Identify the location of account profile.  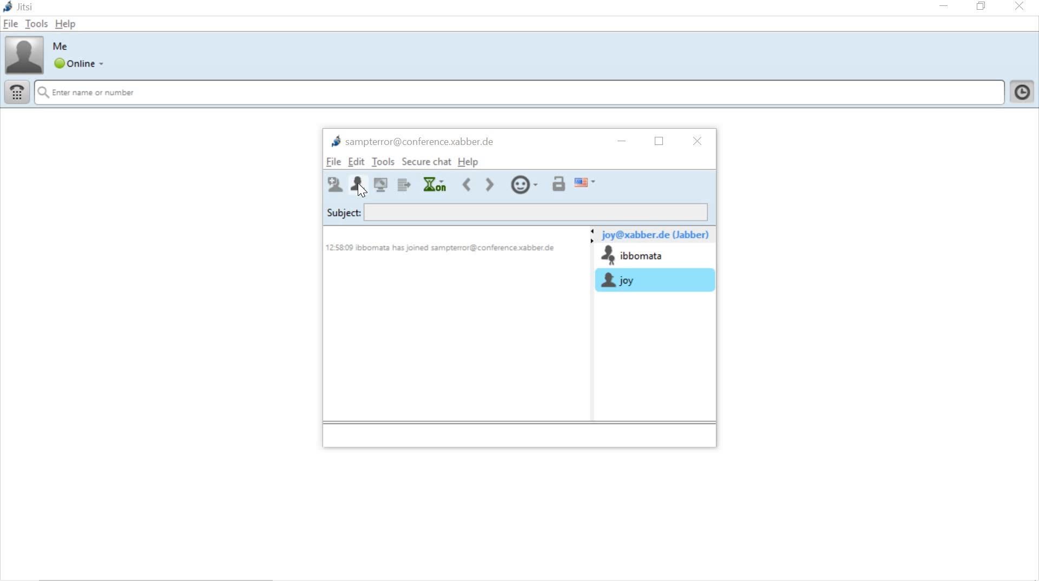
(22, 55).